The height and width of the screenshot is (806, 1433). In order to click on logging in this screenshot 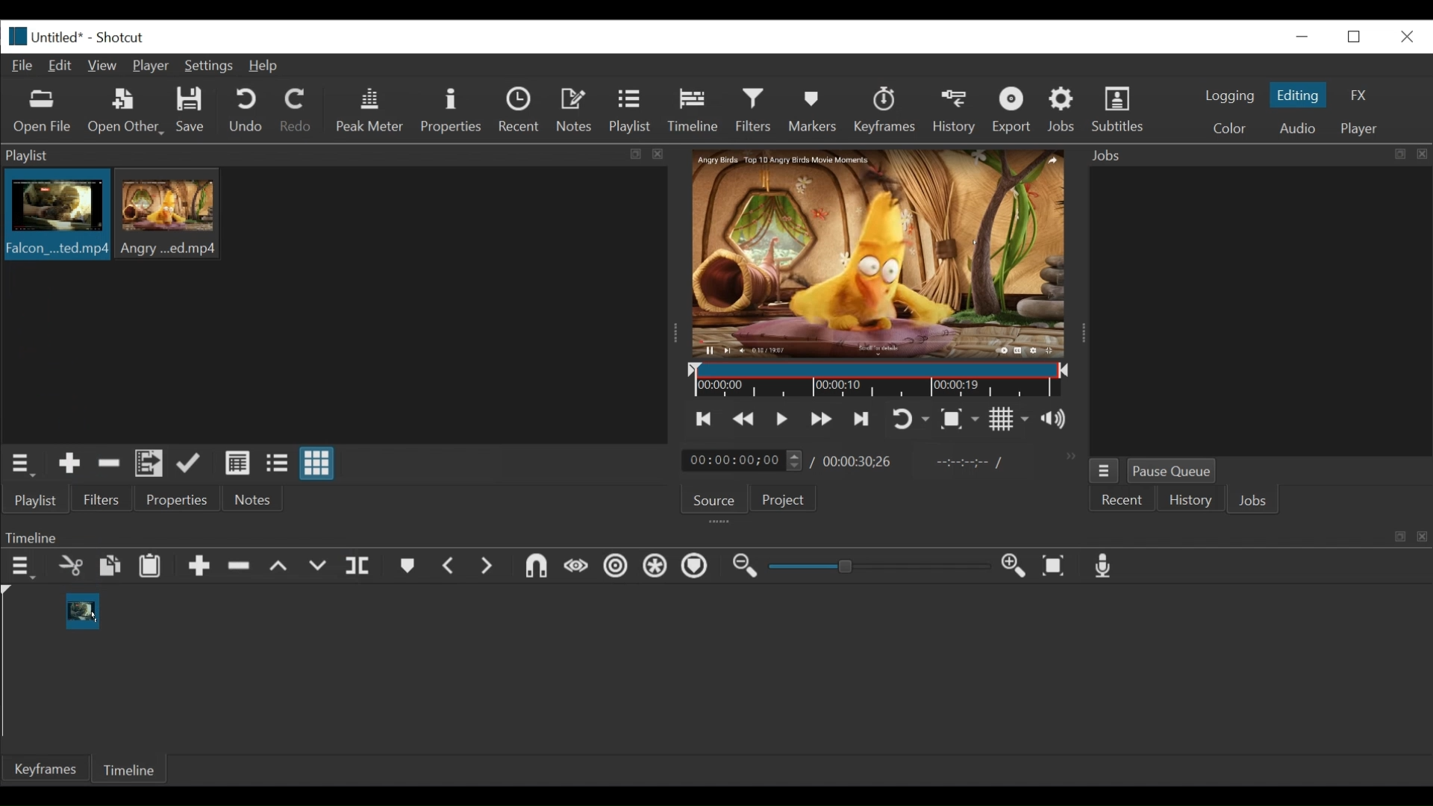, I will do `click(1228, 96)`.